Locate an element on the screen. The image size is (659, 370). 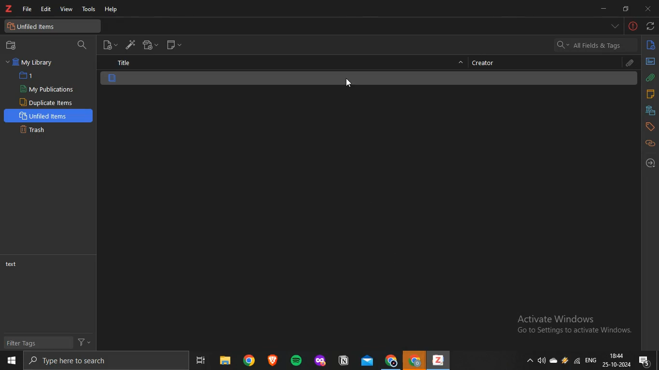
filter tags is located at coordinates (49, 342).